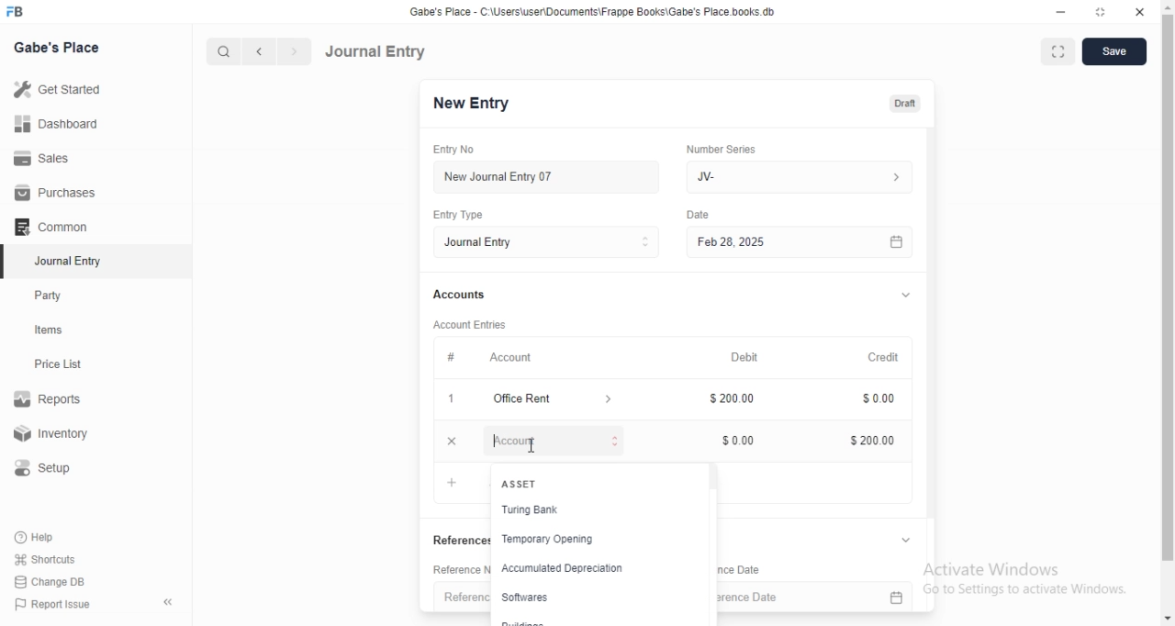 This screenshot has width=1175, height=626. What do you see at coordinates (56, 193) in the screenshot?
I see `Purchases` at bounding box center [56, 193].